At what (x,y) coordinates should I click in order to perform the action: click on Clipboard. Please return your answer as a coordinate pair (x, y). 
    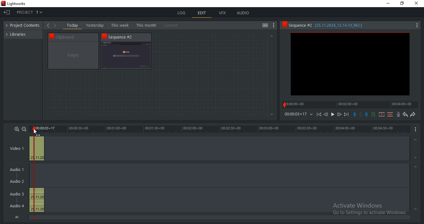
    Looking at the image, I should click on (76, 37).